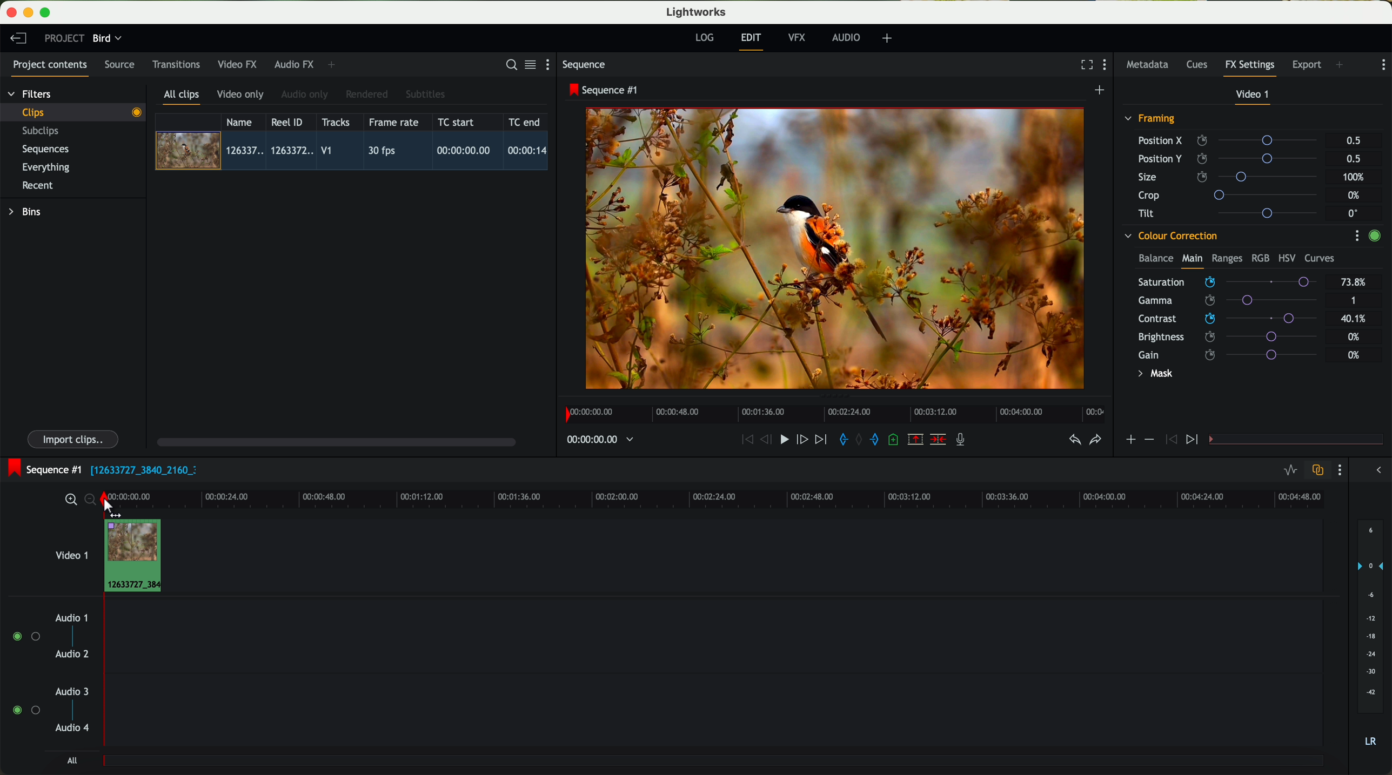 Image resolution: width=1392 pixels, height=775 pixels. What do you see at coordinates (1315, 471) in the screenshot?
I see `toggle auto track sync` at bounding box center [1315, 471].